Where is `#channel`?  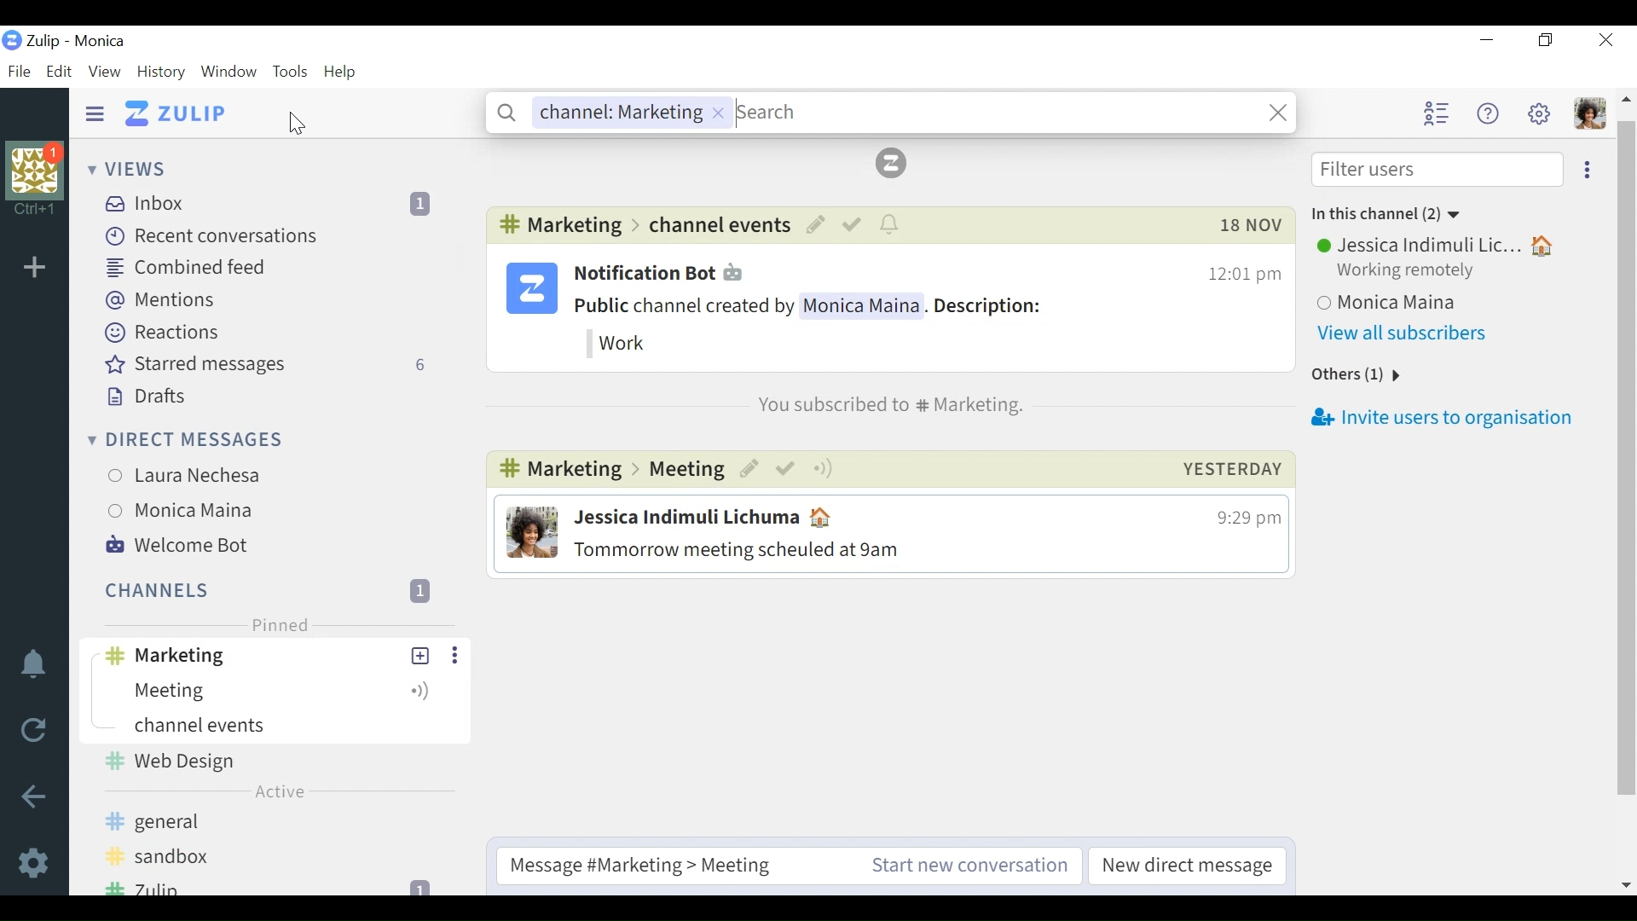
#channel is located at coordinates (249, 655).